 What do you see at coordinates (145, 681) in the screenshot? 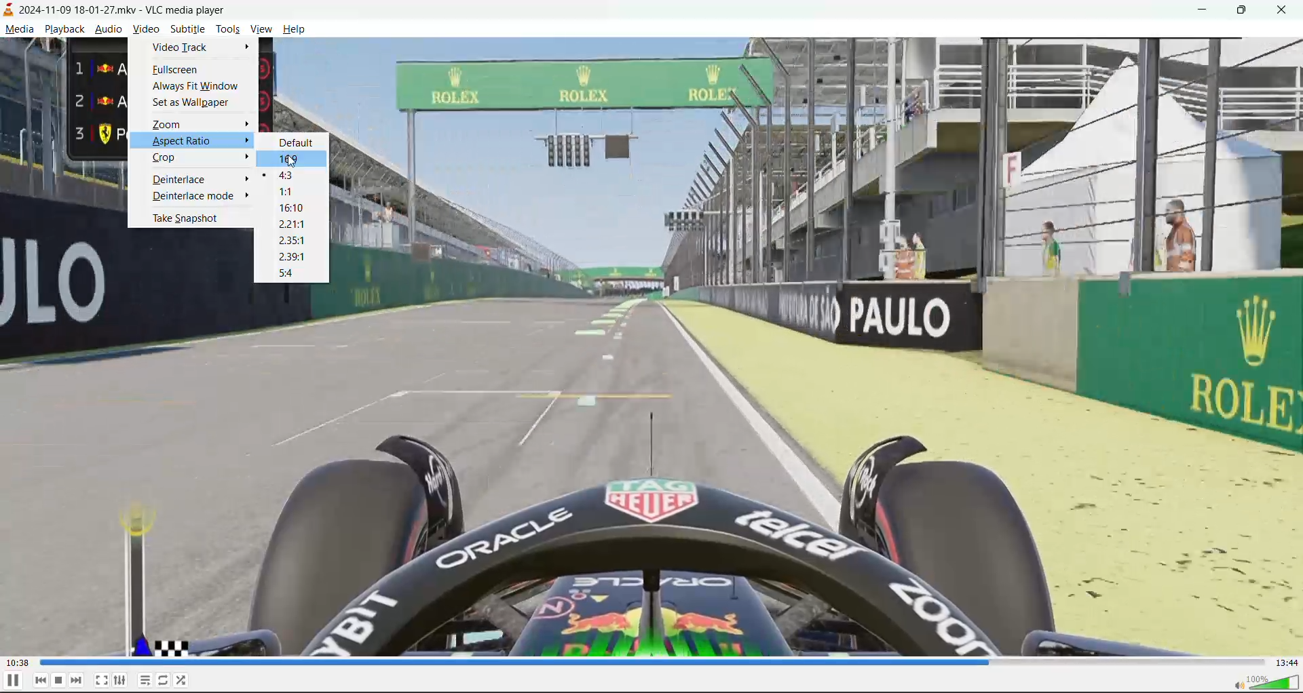
I see `toggle playlist` at bounding box center [145, 681].